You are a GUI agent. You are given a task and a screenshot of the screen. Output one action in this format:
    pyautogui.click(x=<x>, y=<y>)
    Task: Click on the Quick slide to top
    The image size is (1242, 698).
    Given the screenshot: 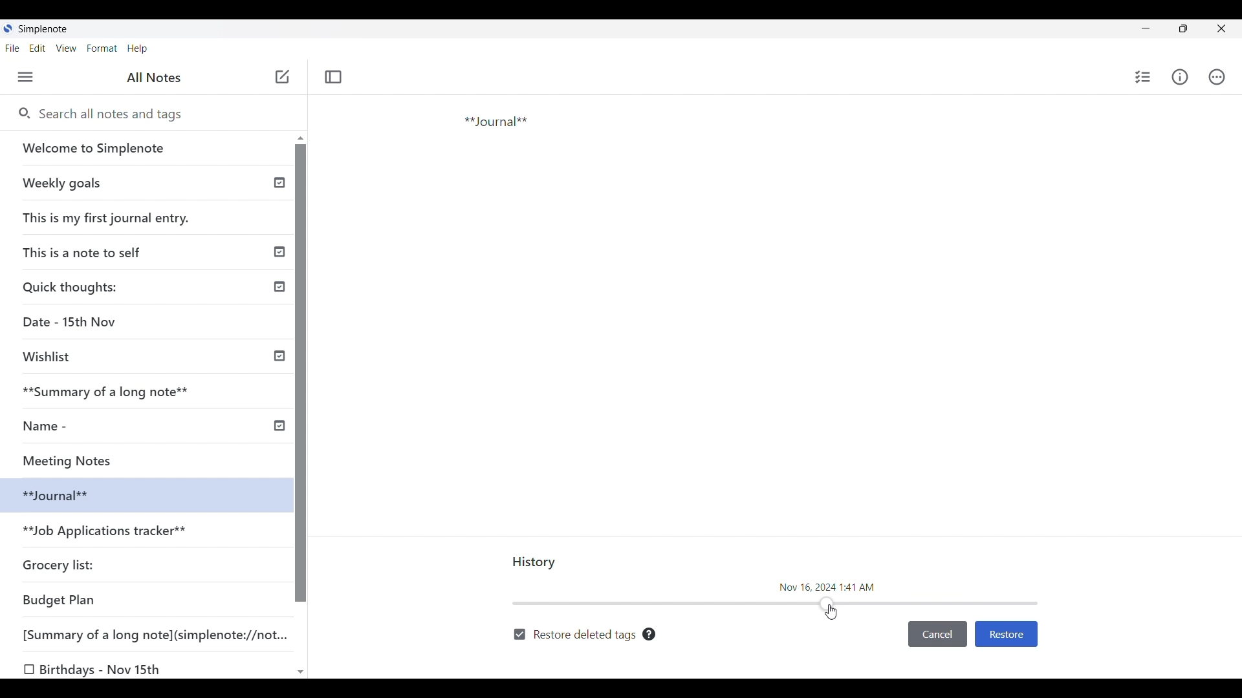 What is the action you would take?
    pyautogui.click(x=301, y=138)
    